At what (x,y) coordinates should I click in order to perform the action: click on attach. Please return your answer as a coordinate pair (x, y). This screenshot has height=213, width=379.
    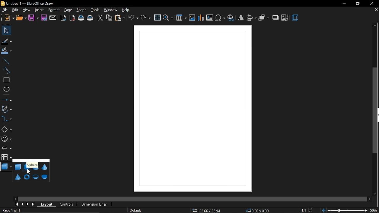
    Looking at the image, I should click on (53, 18).